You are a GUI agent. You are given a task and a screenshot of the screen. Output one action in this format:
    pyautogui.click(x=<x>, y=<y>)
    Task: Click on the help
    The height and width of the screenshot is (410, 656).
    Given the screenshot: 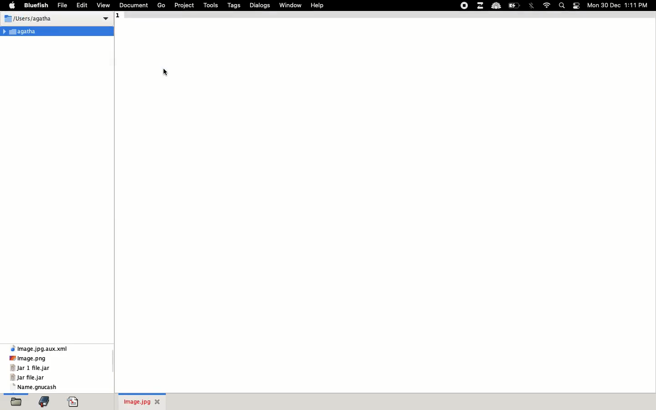 What is the action you would take?
    pyautogui.click(x=318, y=5)
    